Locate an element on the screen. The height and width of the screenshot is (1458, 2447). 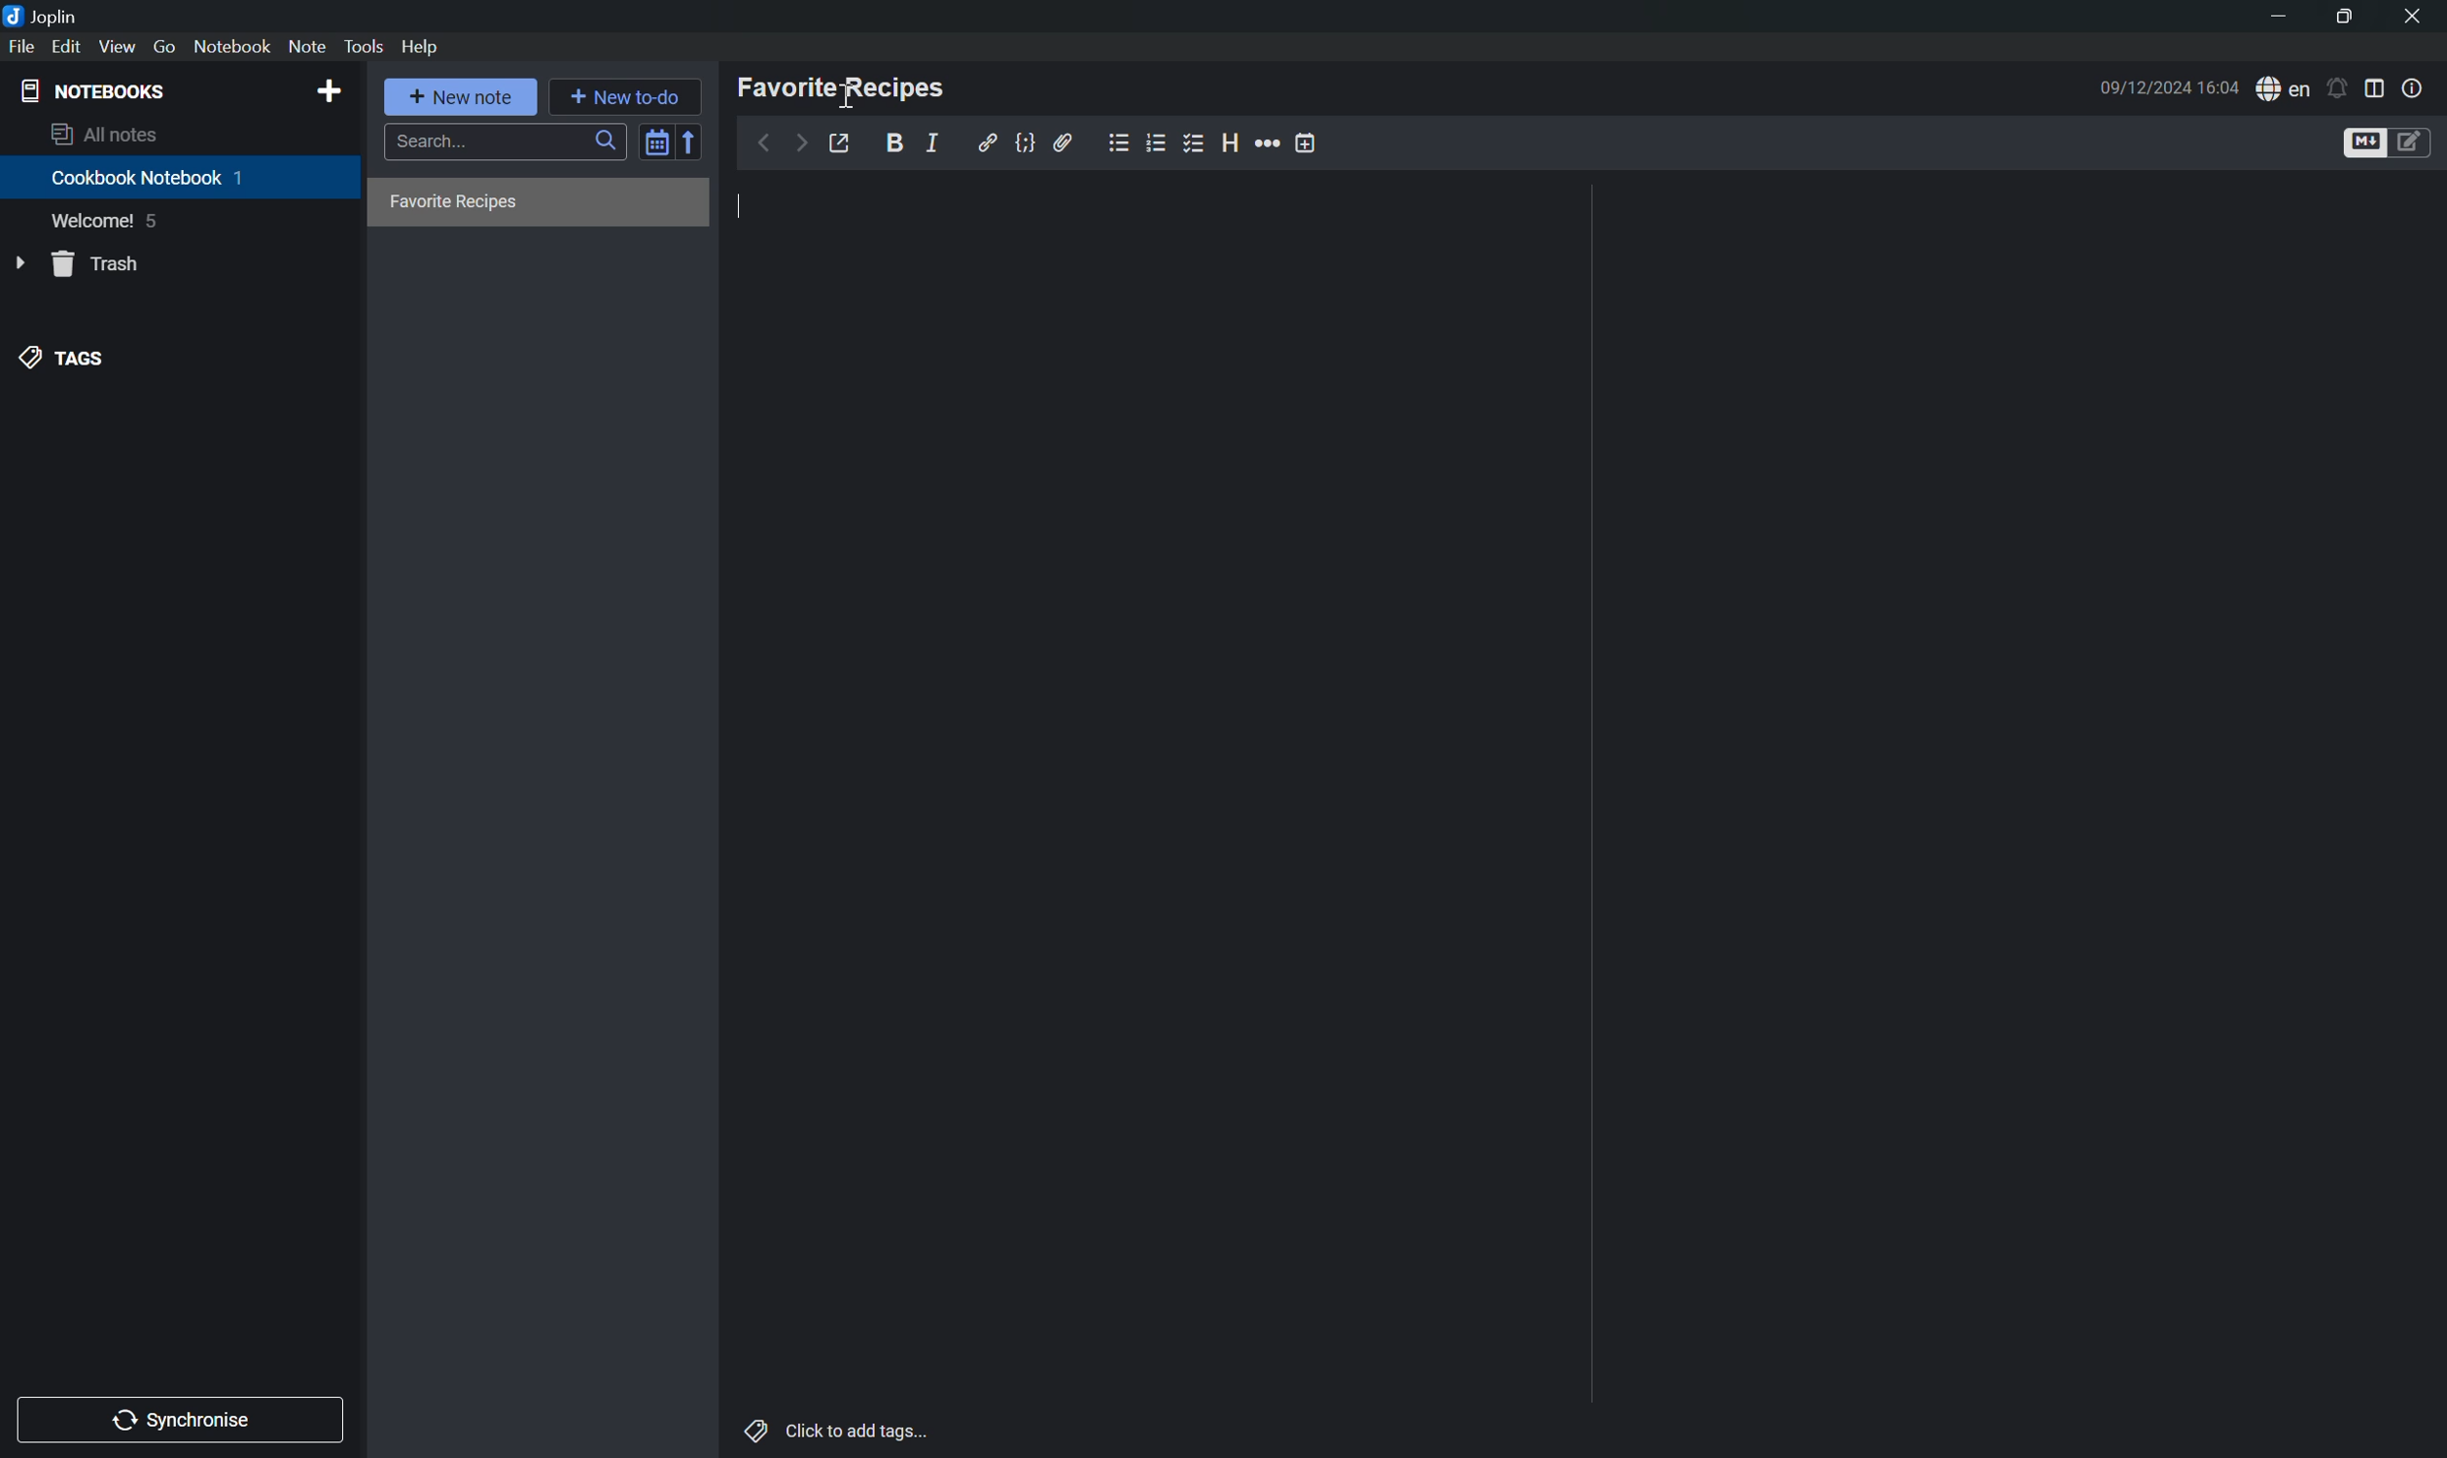
Favorite recipies is located at coordinates (456, 202).